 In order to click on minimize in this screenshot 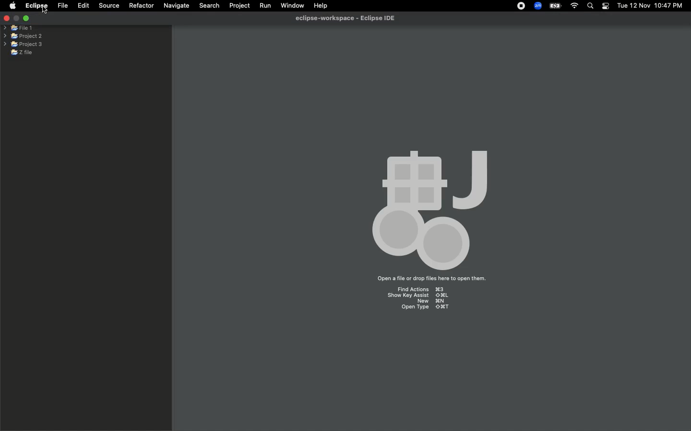, I will do `click(18, 19)`.